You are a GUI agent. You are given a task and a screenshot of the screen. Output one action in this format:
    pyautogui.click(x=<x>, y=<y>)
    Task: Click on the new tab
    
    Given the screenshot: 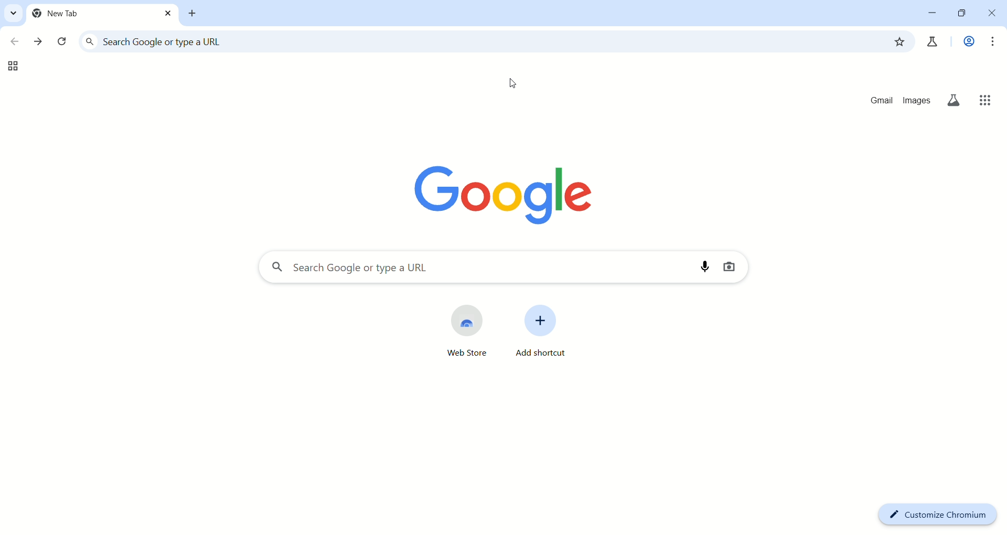 What is the action you would take?
    pyautogui.click(x=194, y=14)
    